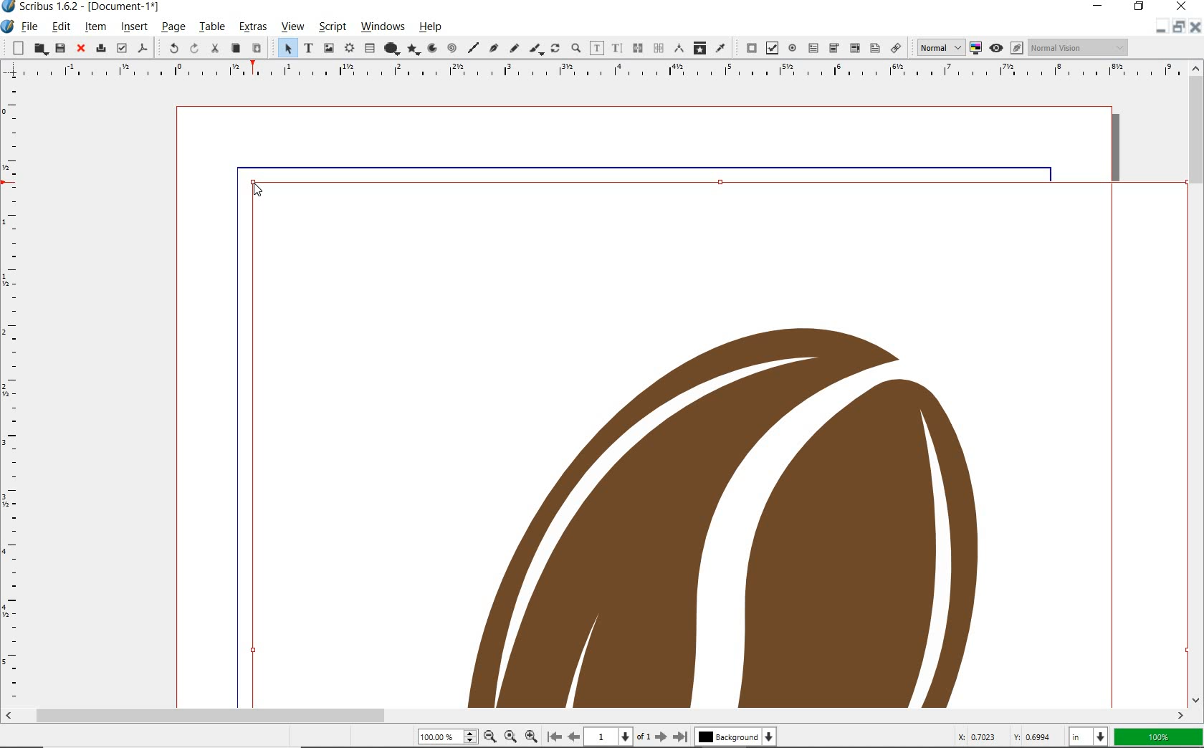 The width and height of the screenshot is (1204, 748). I want to click on cut, so click(216, 49).